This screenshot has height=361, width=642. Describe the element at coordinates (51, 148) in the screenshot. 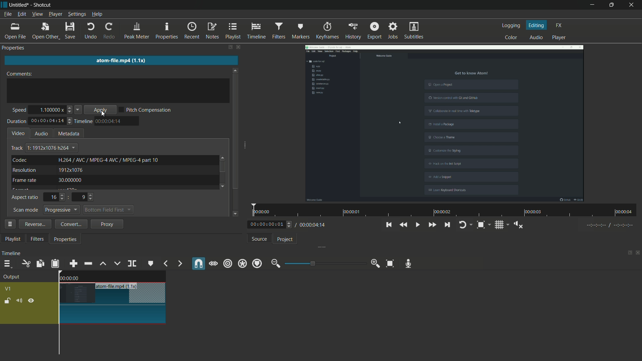

I see `track dropdown` at that location.